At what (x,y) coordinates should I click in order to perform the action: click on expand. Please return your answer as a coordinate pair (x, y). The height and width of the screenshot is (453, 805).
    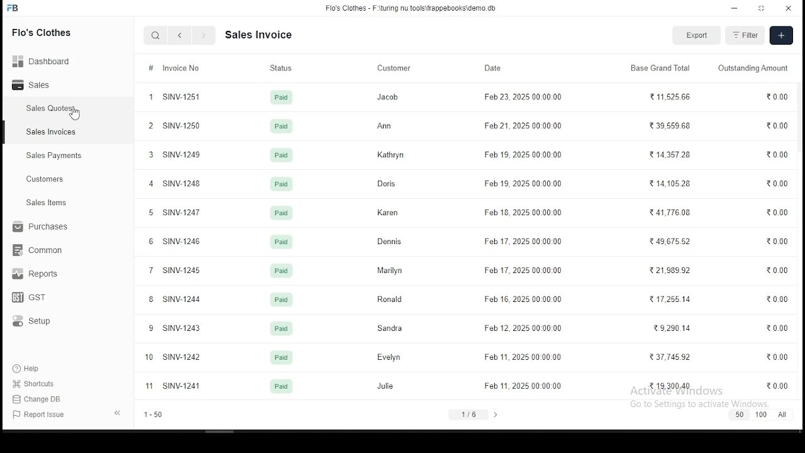
    Looking at the image, I should click on (114, 411).